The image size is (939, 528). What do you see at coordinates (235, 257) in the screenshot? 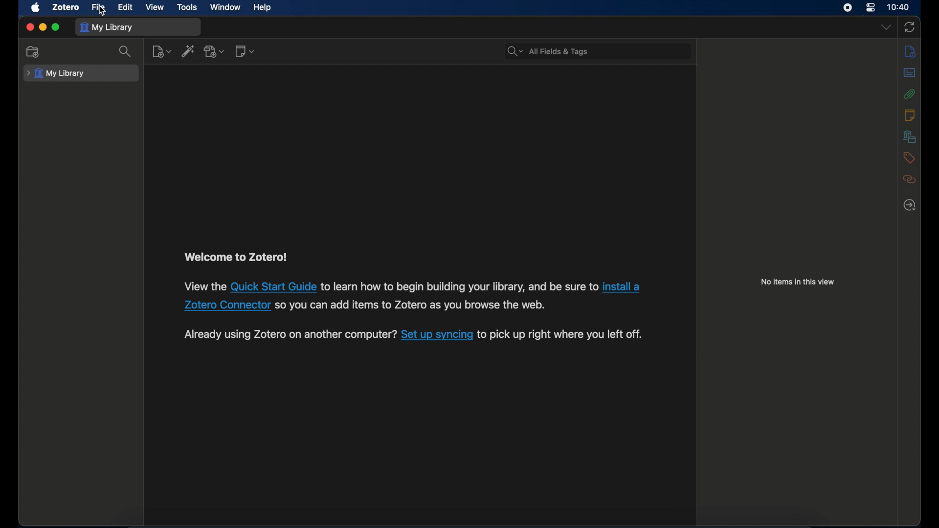
I see `welcome to zotero` at bounding box center [235, 257].